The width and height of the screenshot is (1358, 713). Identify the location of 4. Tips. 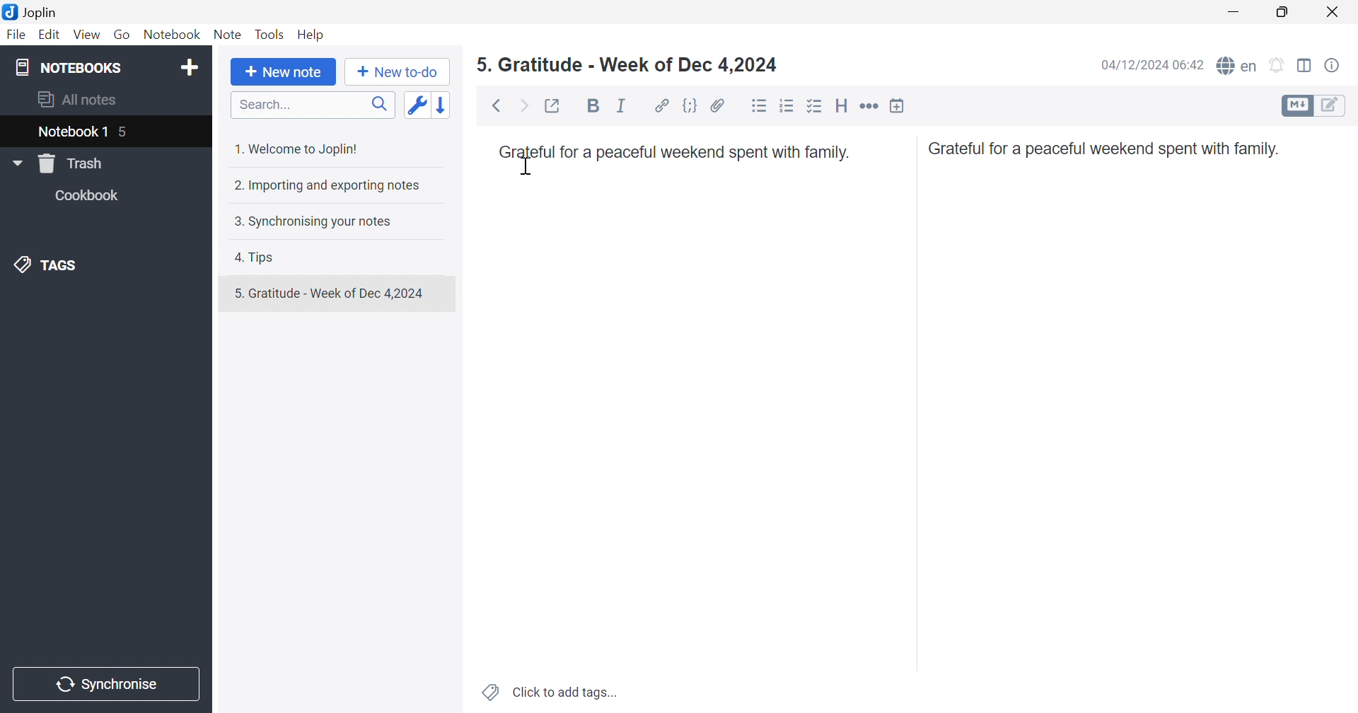
(257, 257).